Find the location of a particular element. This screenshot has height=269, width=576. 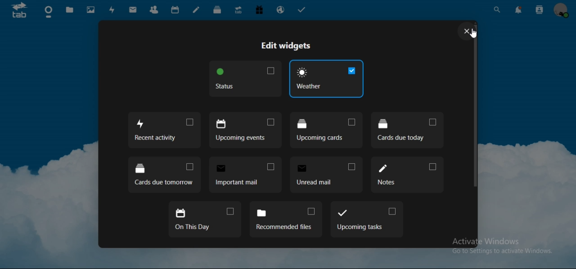

unread mail is located at coordinates (327, 176).